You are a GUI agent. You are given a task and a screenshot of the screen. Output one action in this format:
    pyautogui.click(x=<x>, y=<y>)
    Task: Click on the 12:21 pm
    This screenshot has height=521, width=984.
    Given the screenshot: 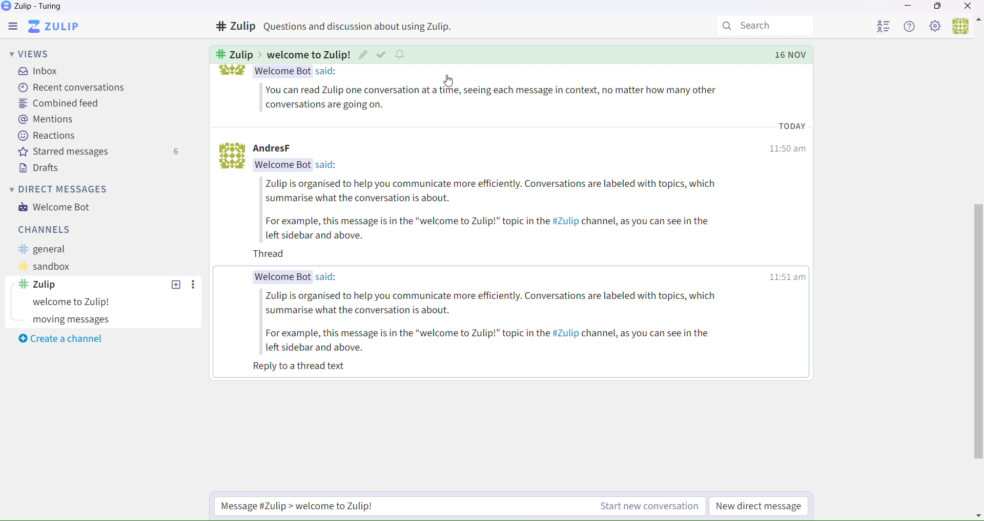 What is the action you would take?
    pyautogui.click(x=783, y=276)
    